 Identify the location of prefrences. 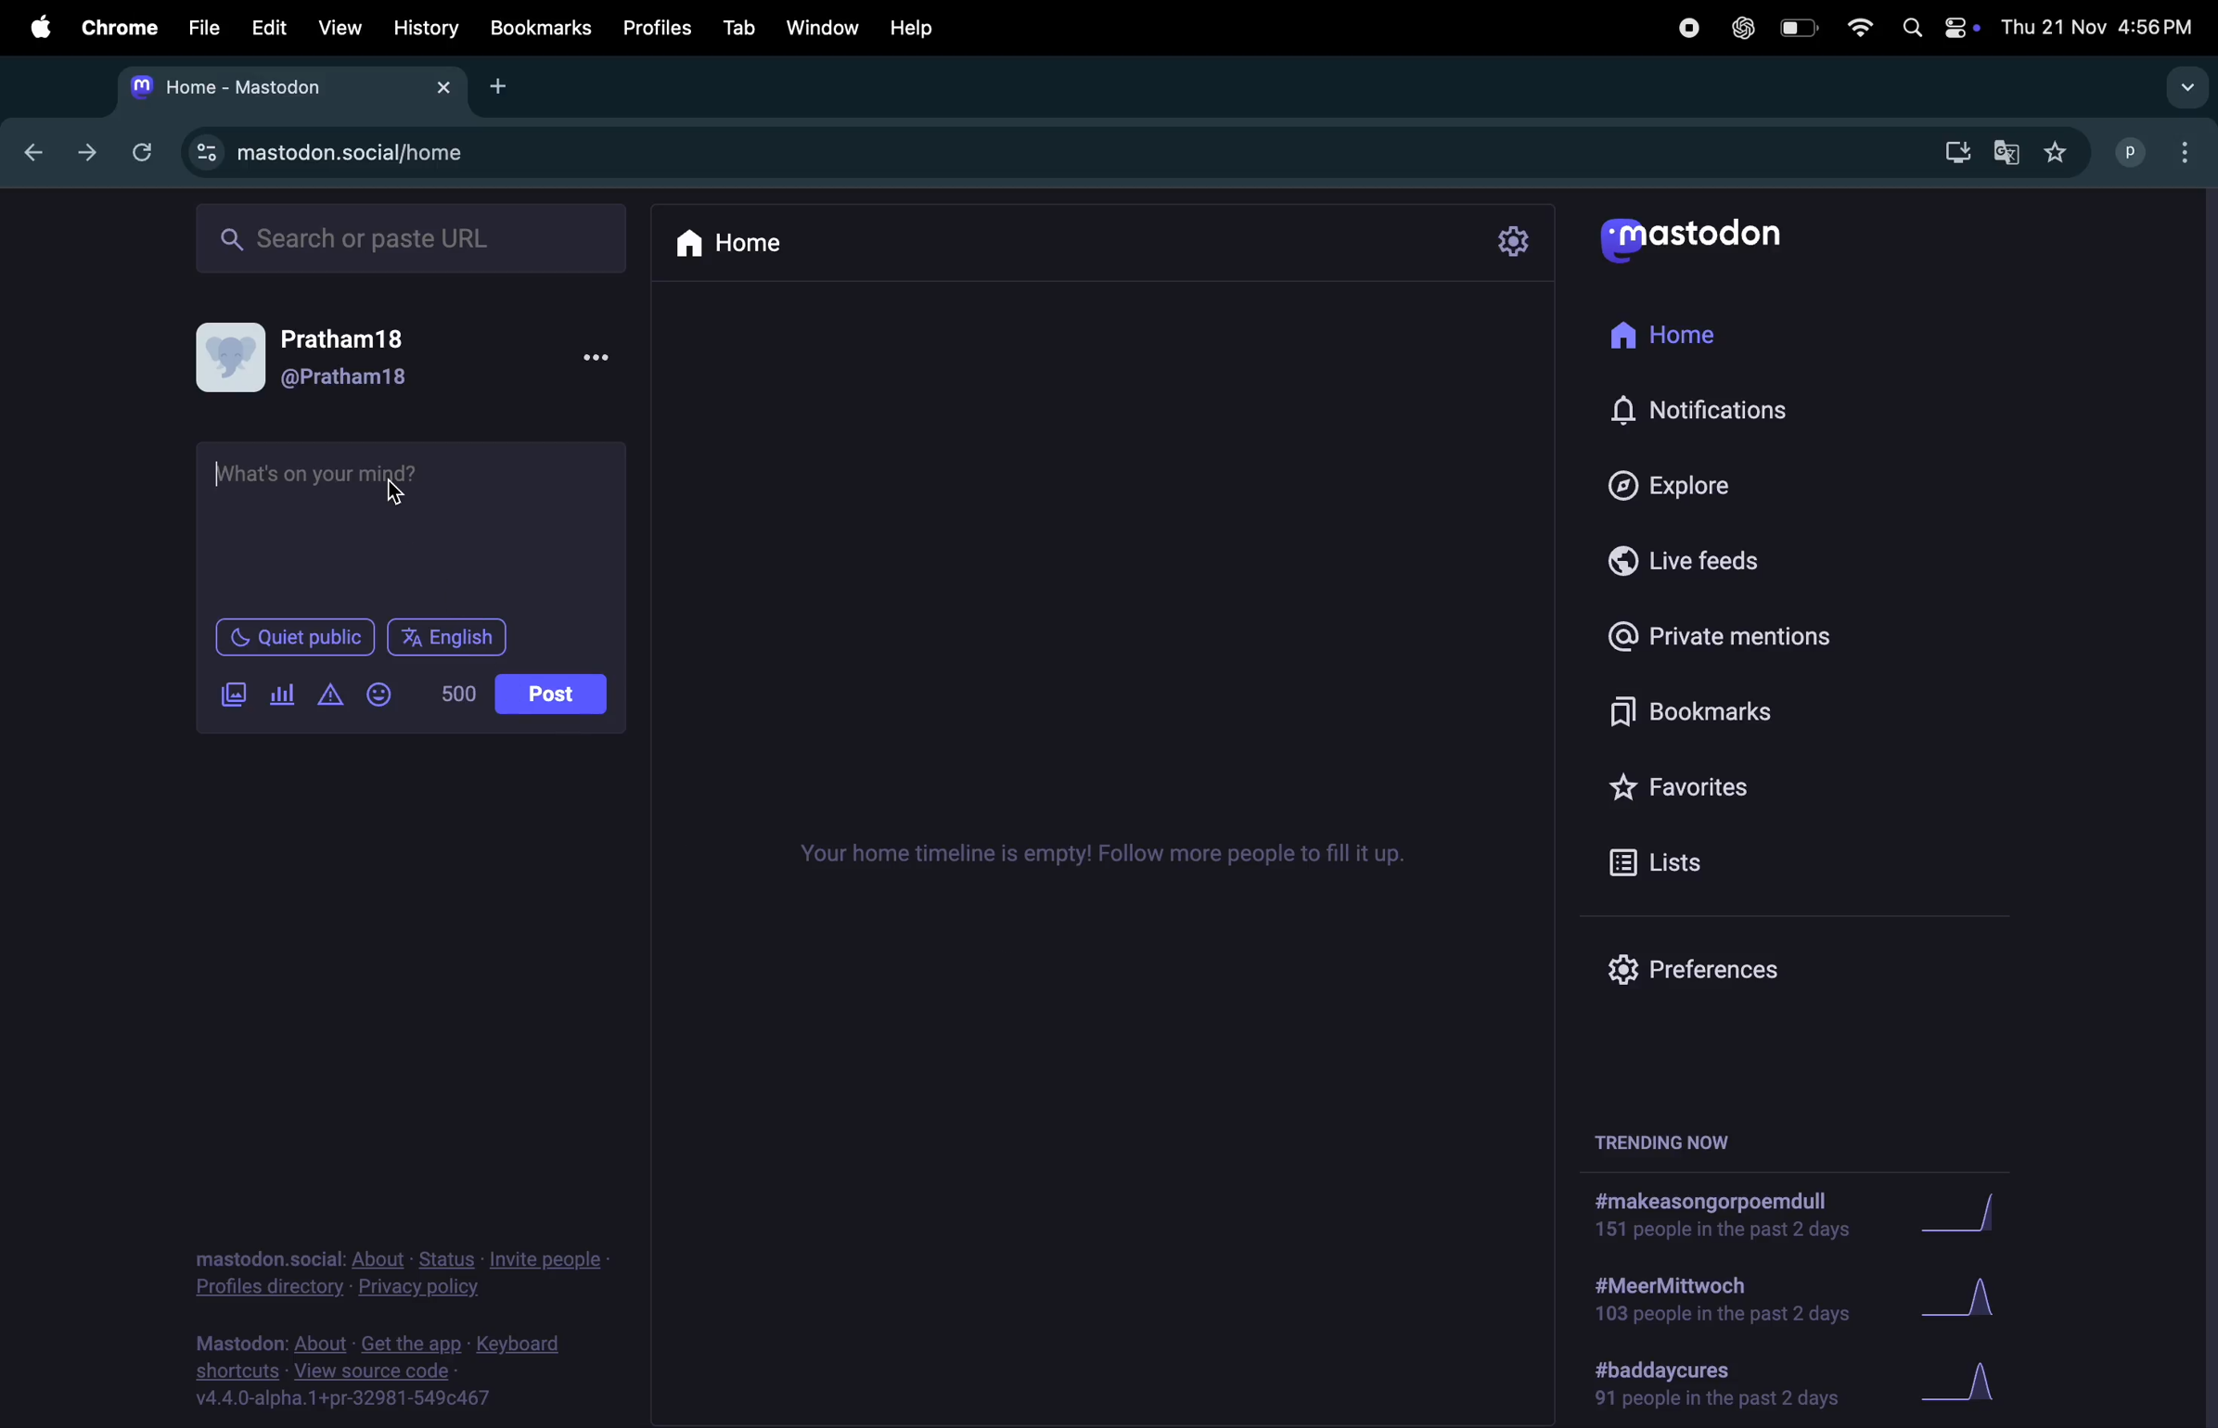
(1709, 966).